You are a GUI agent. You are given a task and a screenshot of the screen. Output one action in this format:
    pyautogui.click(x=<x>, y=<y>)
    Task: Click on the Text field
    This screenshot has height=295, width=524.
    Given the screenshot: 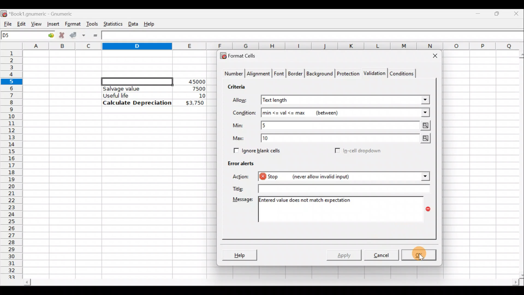 What is the action you would take?
    pyautogui.click(x=342, y=188)
    